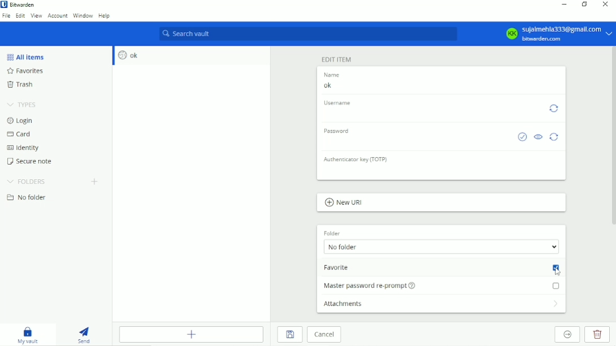  What do you see at coordinates (339, 59) in the screenshot?
I see `Edit item` at bounding box center [339, 59].